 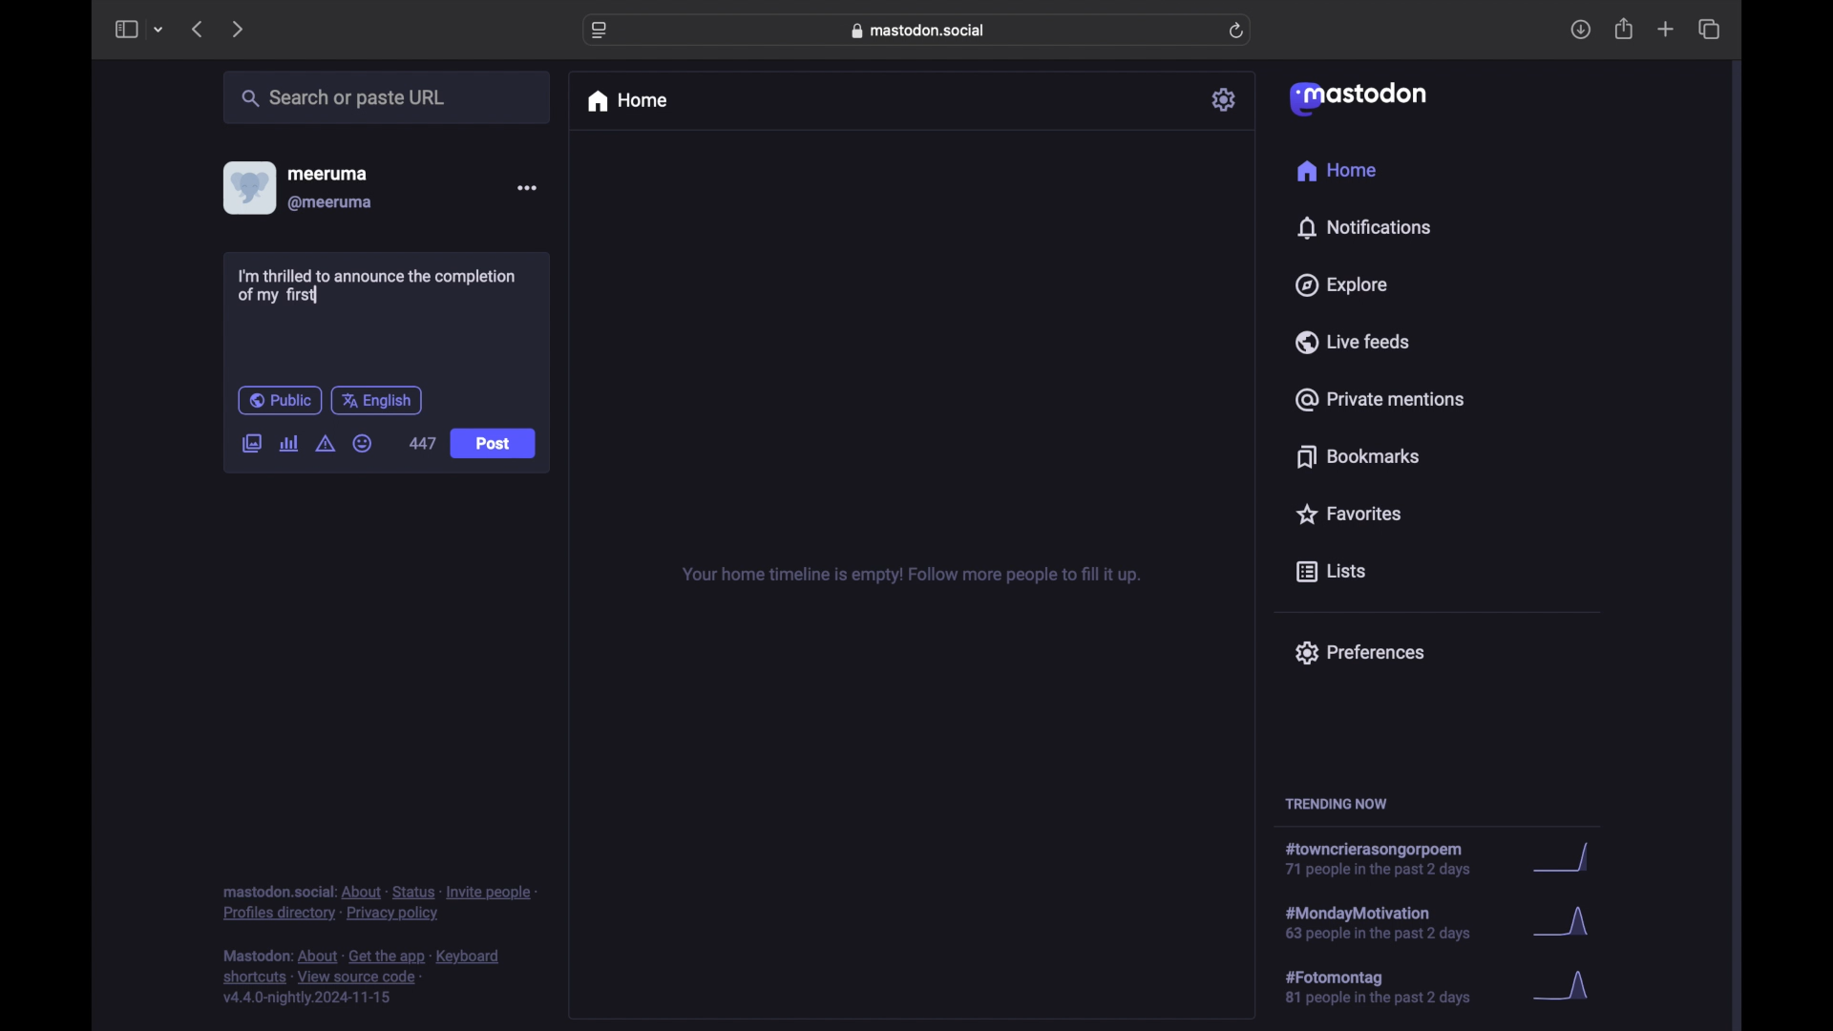 I want to click on 447, so click(x=423, y=443).